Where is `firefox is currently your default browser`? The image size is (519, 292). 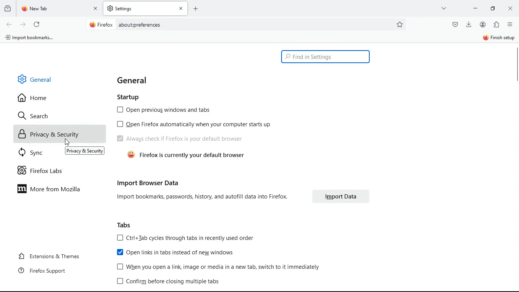 firefox is currently your default browser is located at coordinates (186, 154).